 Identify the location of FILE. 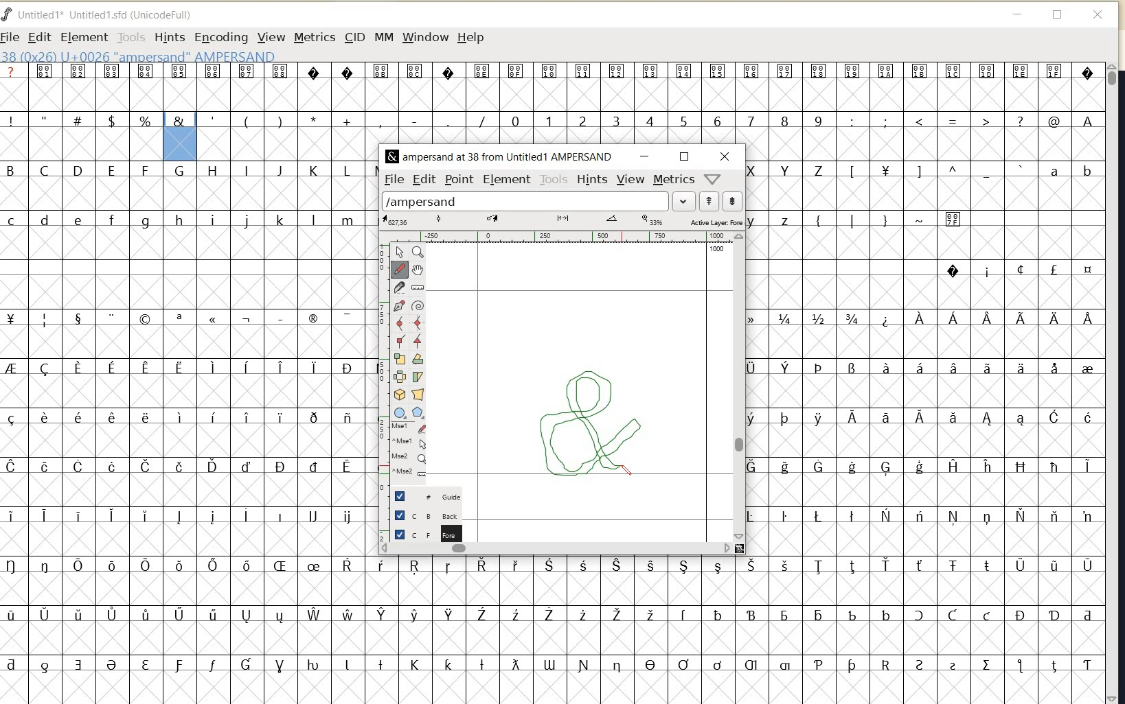
(394, 178).